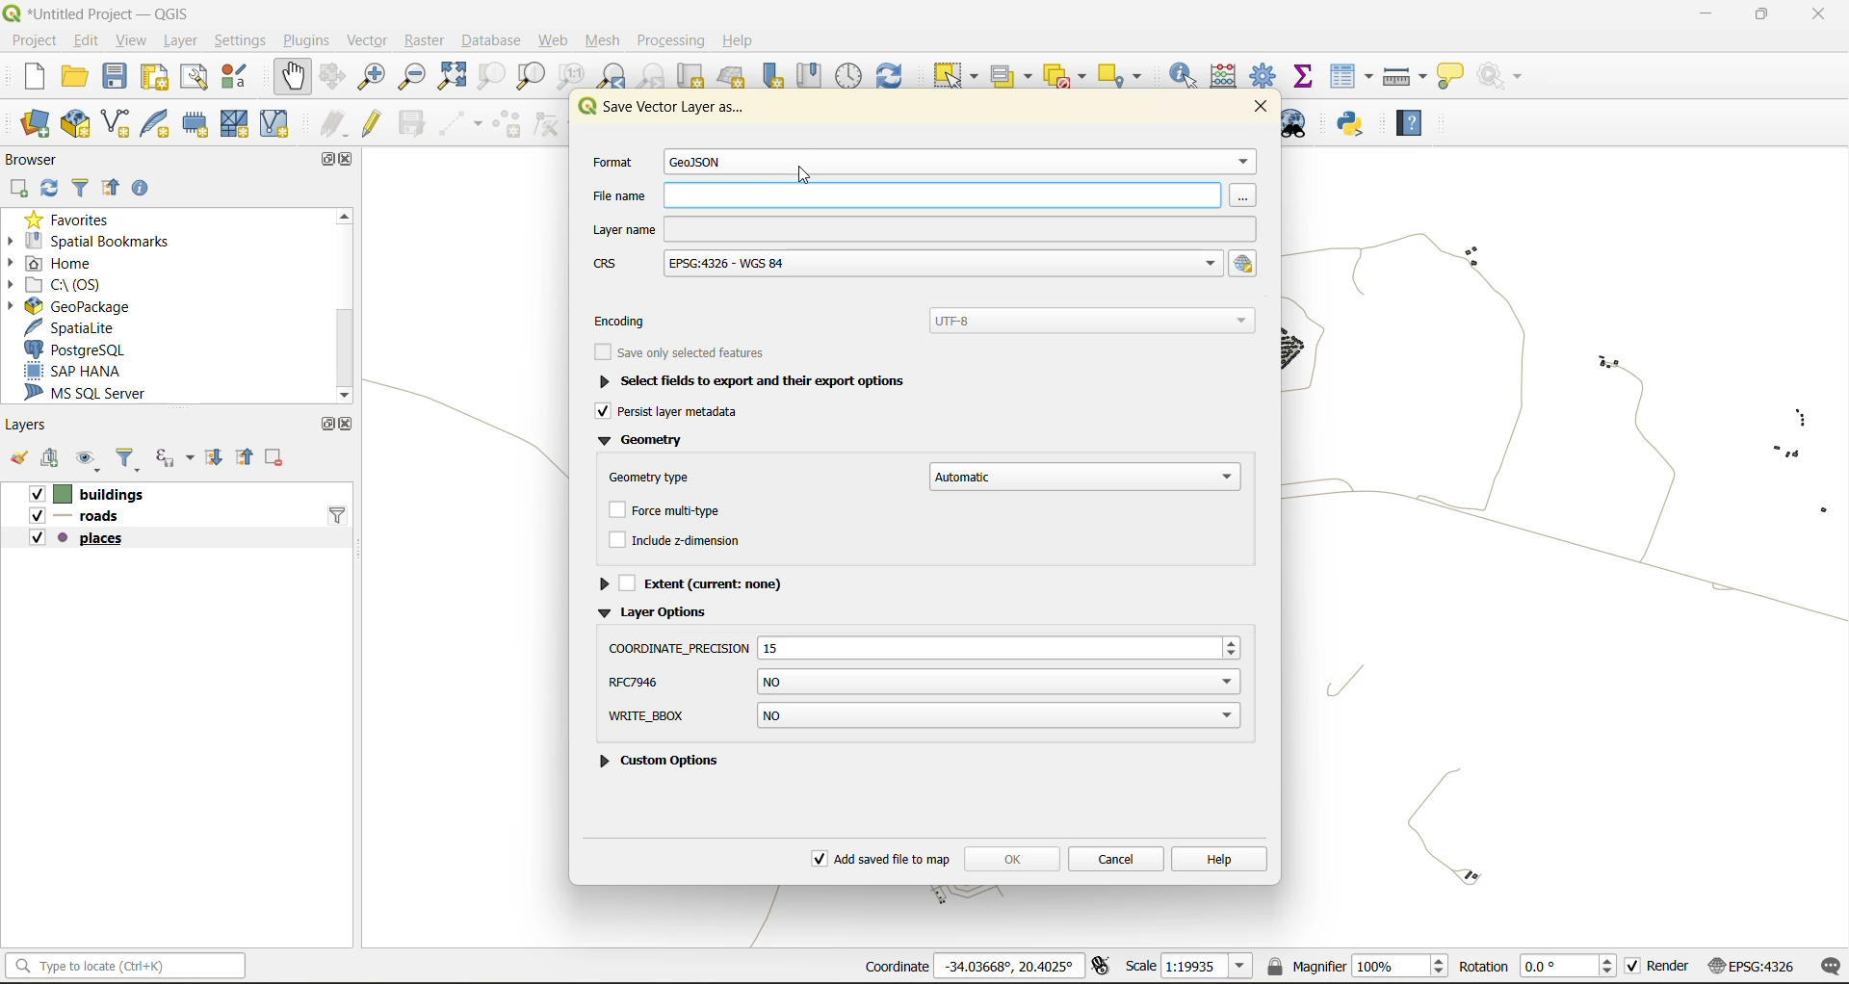 The image size is (1849, 984). What do you see at coordinates (39, 157) in the screenshot?
I see `browser` at bounding box center [39, 157].